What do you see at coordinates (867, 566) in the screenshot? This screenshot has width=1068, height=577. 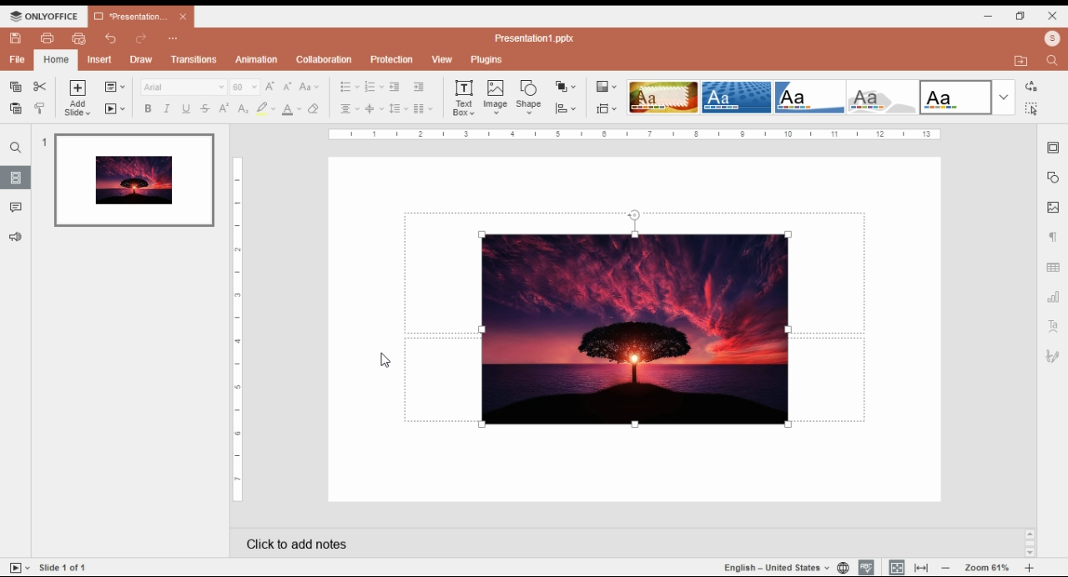 I see `spell check` at bounding box center [867, 566].